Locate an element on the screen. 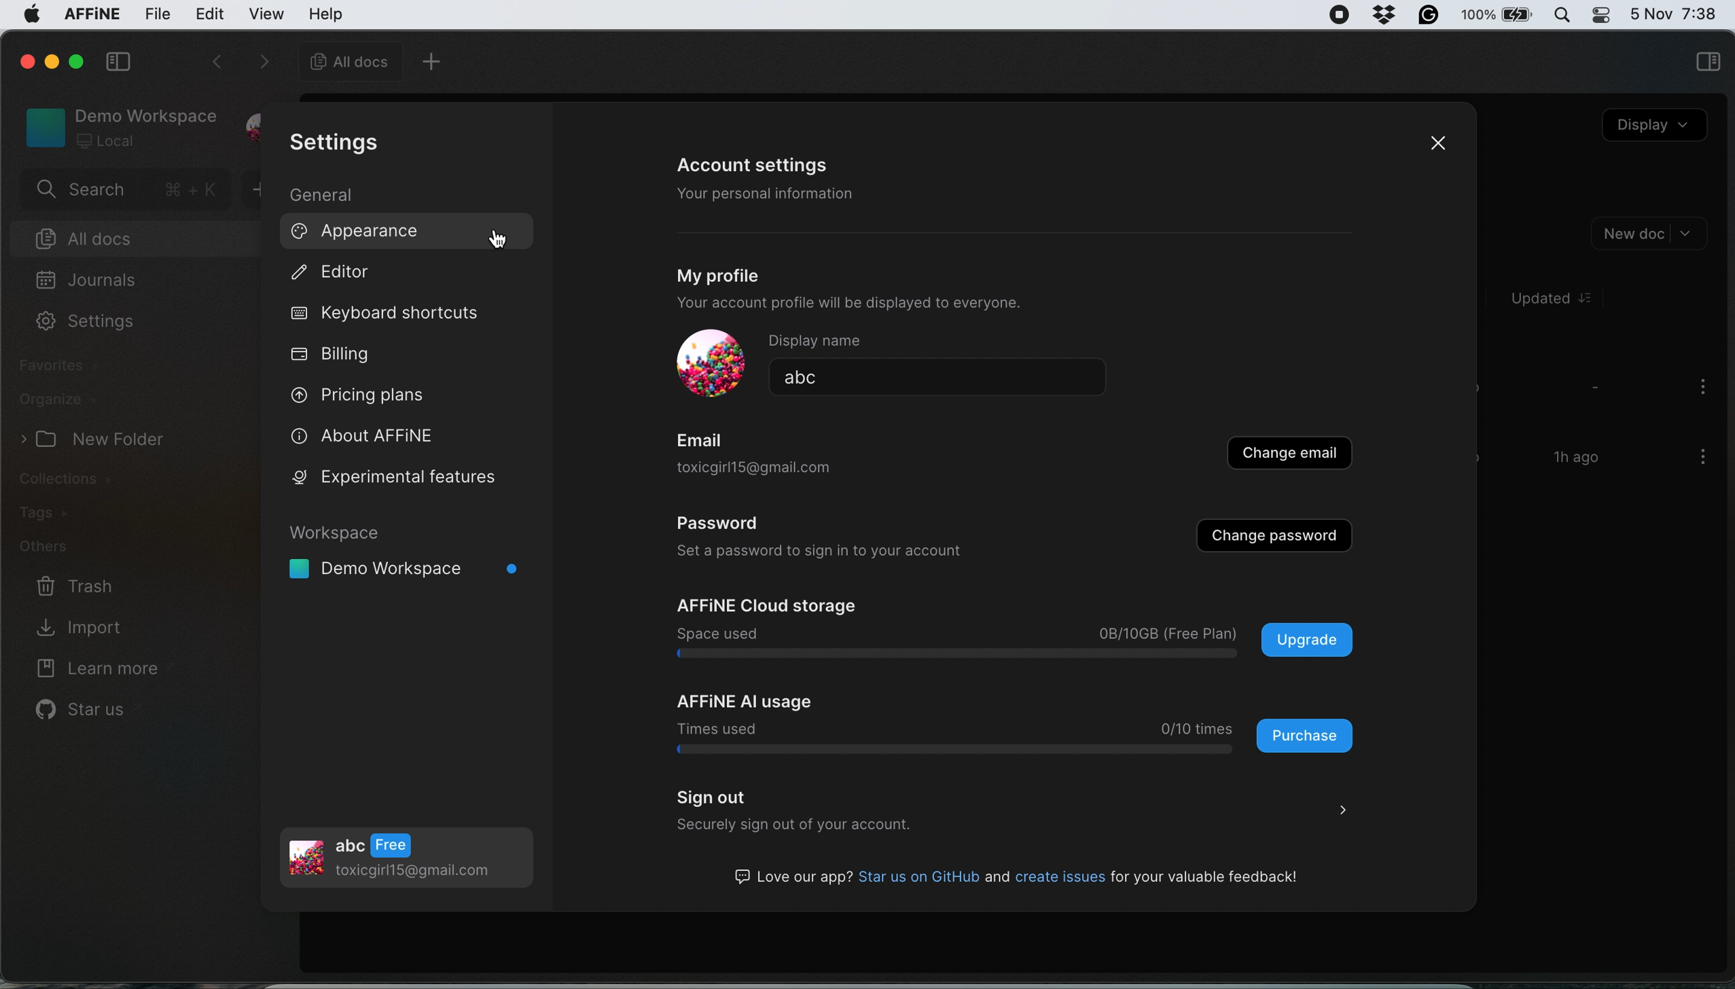 Image resolution: width=1735 pixels, height=989 pixels. affine cloud storage is located at coordinates (765, 604).